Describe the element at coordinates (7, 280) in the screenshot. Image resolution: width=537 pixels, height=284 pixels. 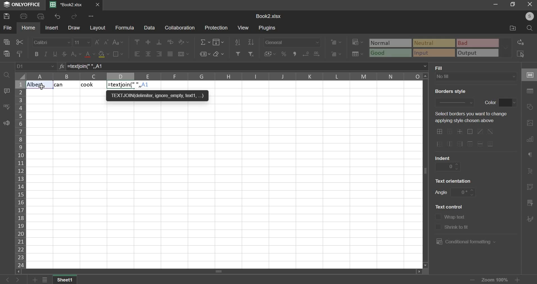
I see `go back` at that location.